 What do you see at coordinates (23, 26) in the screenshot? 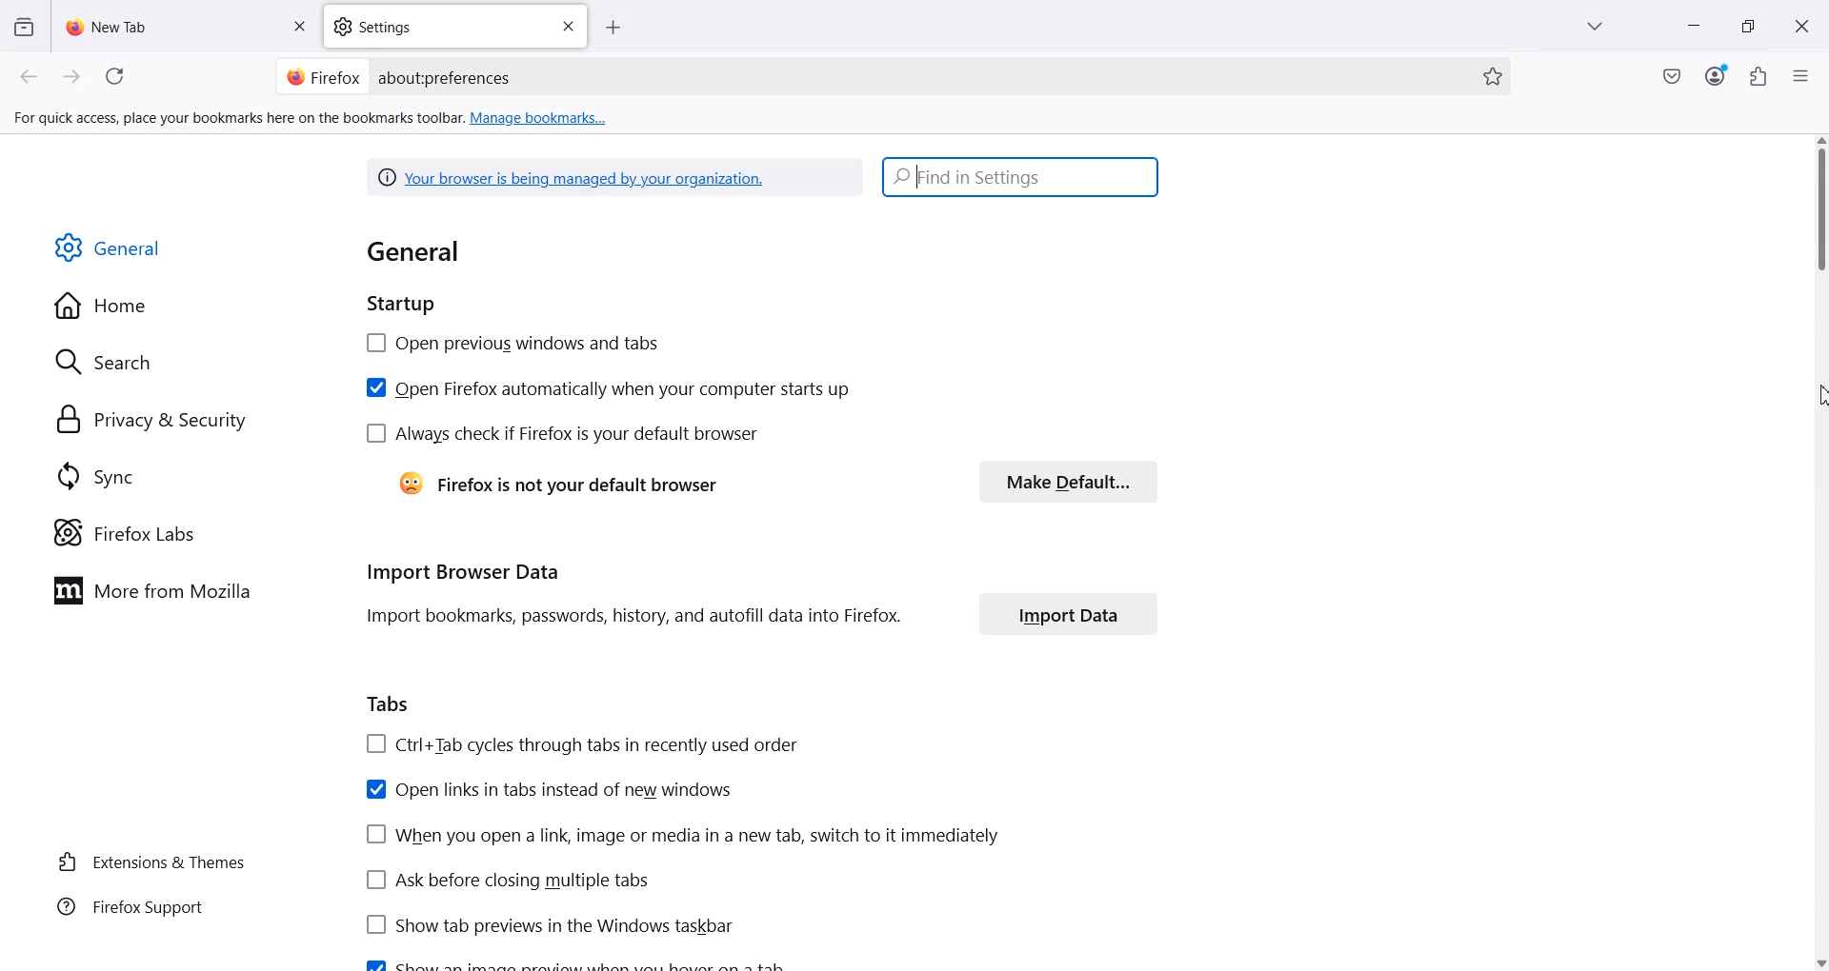
I see `View recent browsing across window` at bounding box center [23, 26].